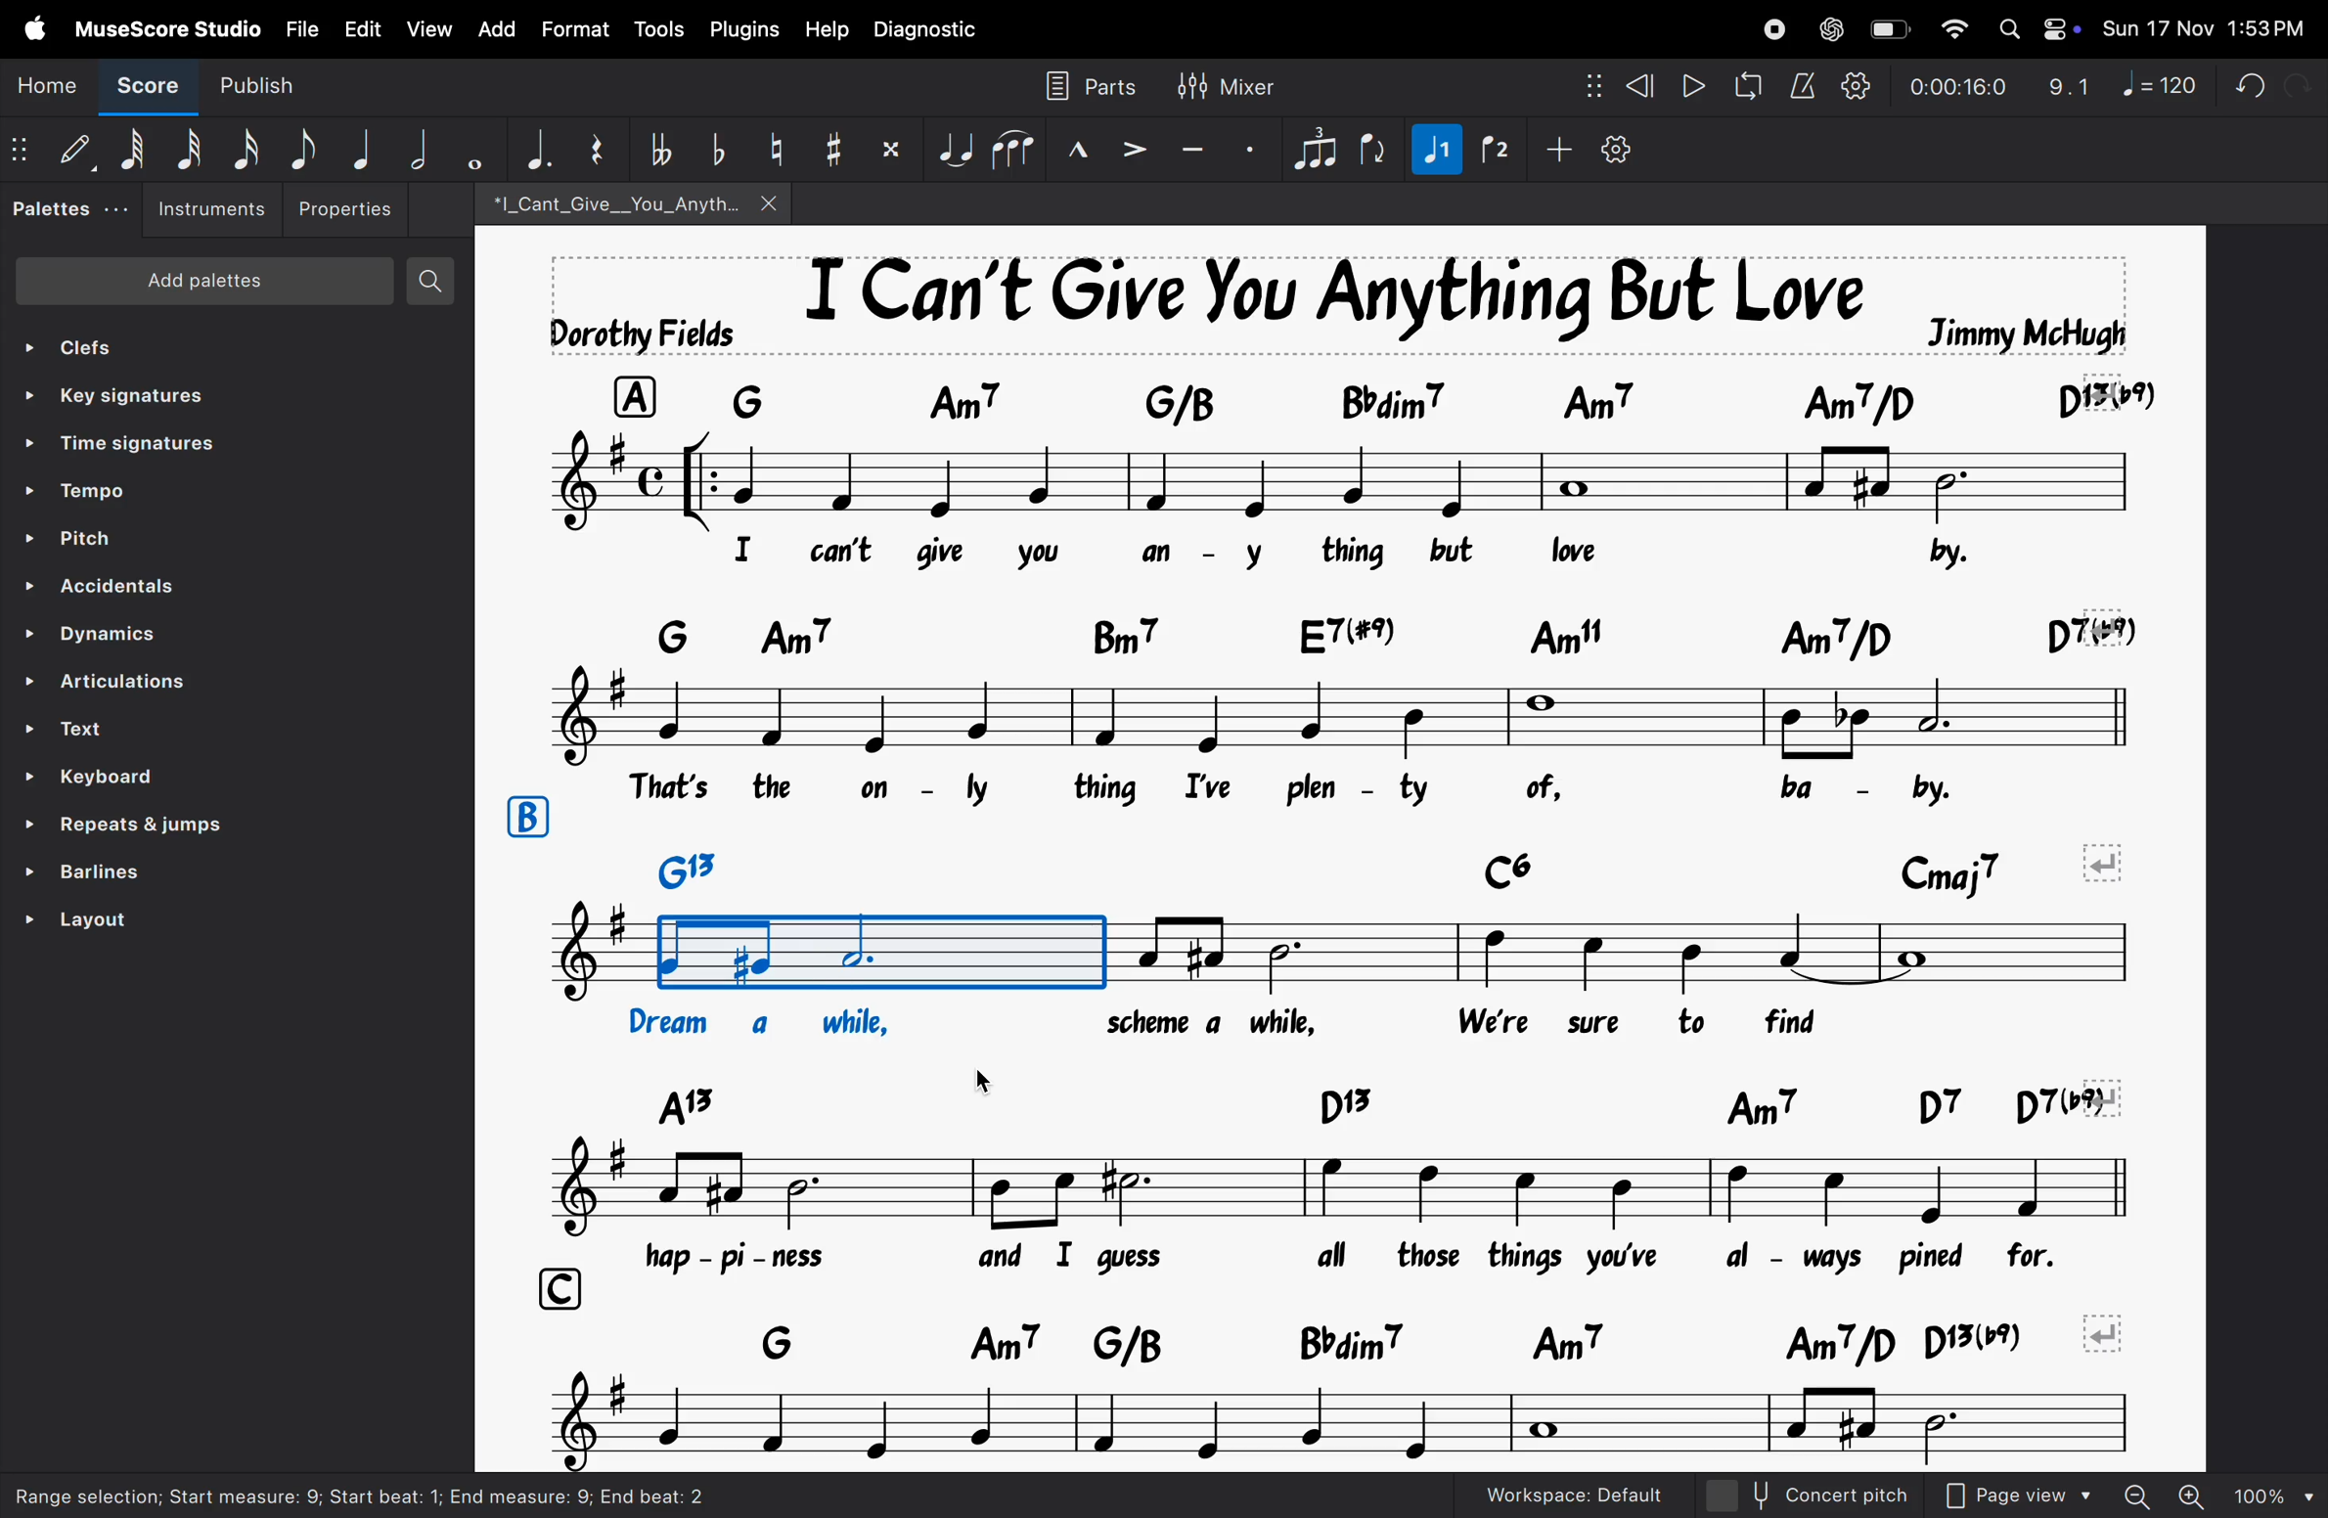  I want to click on file, so click(300, 28).